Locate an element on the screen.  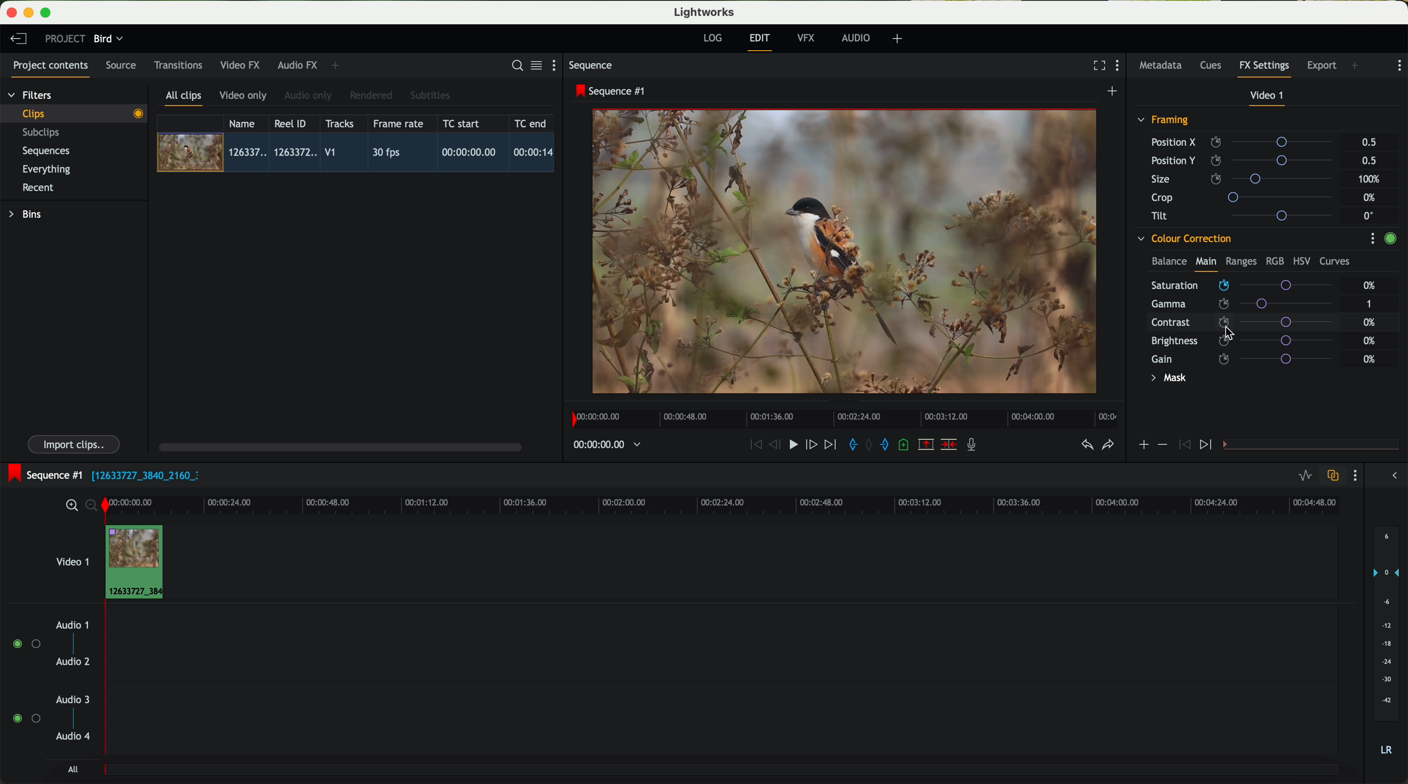
timeline is located at coordinates (601, 445).